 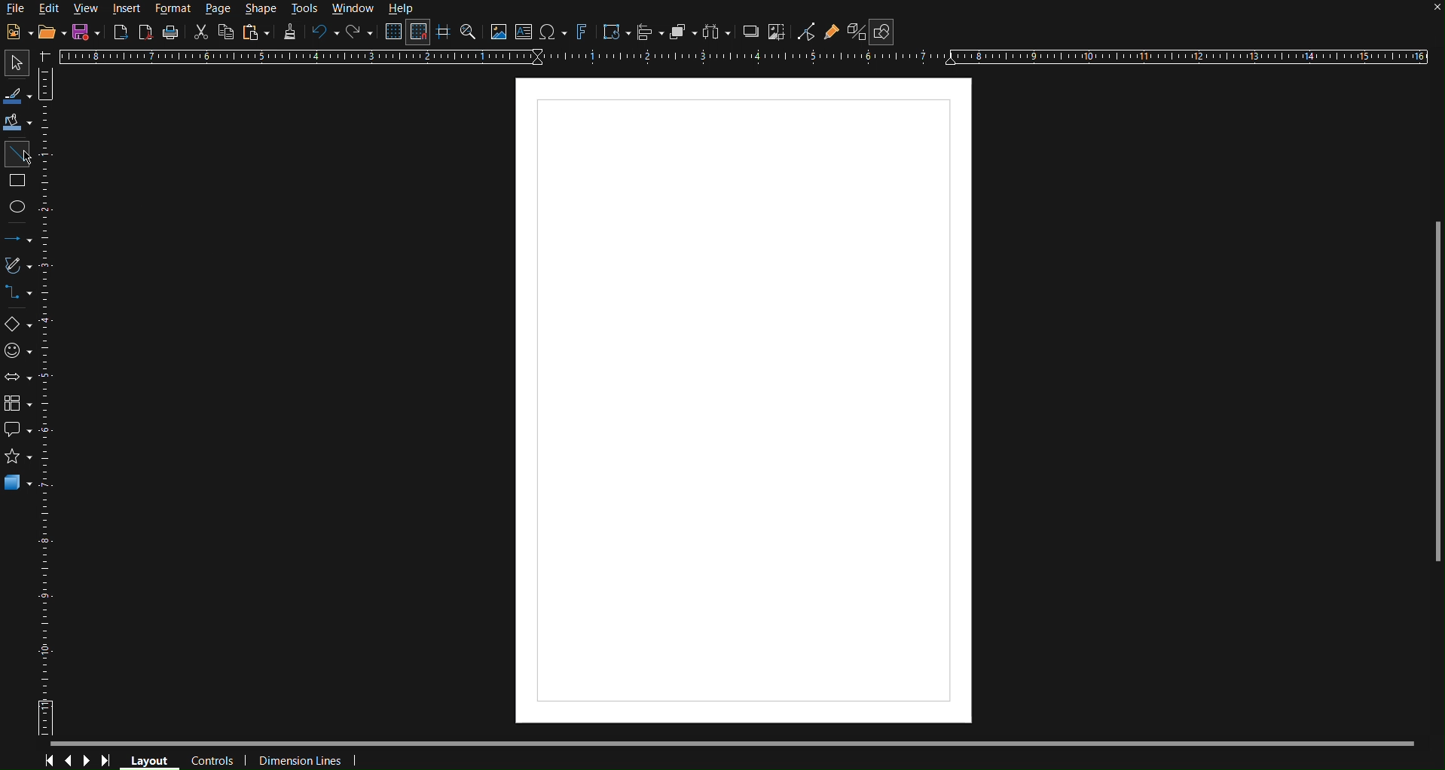 I want to click on Canvas, so click(x=740, y=399).